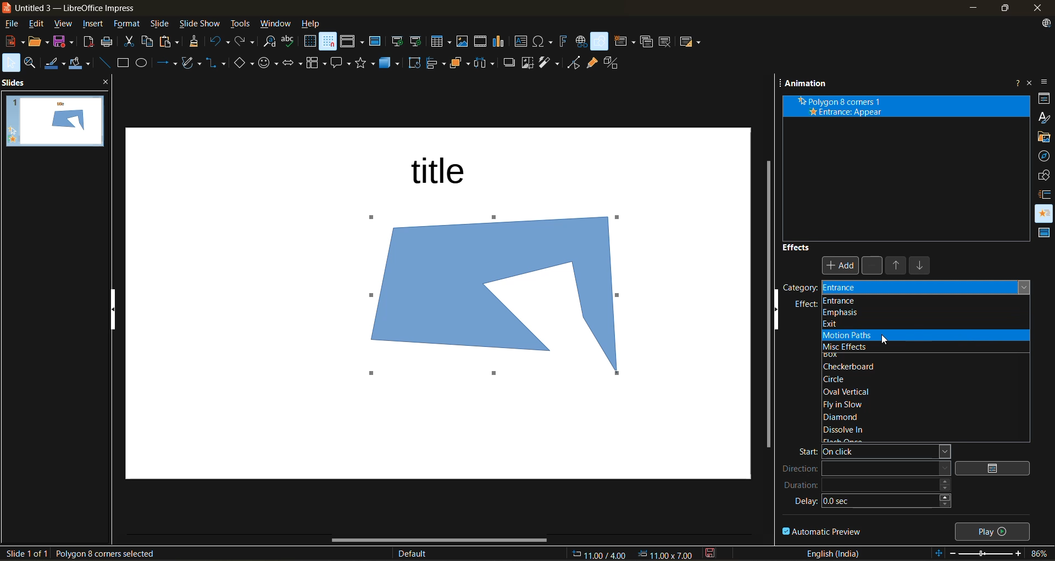  Describe the element at coordinates (161, 25) in the screenshot. I see `slide` at that location.